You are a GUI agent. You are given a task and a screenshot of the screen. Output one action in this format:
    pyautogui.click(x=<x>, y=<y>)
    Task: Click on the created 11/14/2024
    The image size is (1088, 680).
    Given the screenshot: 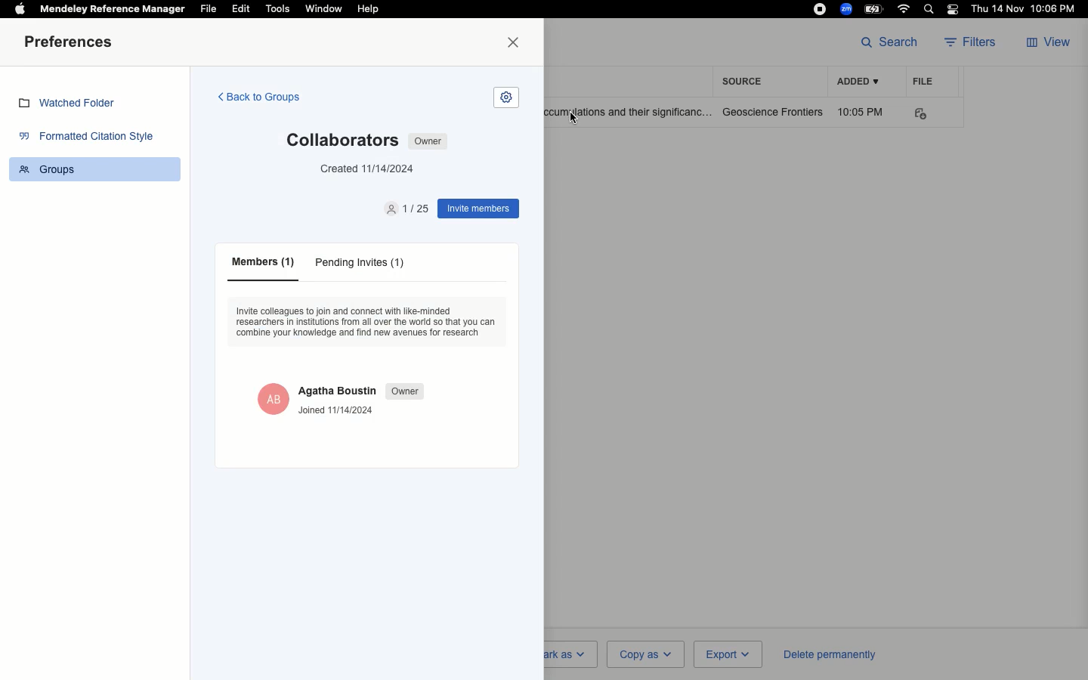 What is the action you would take?
    pyautogui.click(x=357, y=174)
    